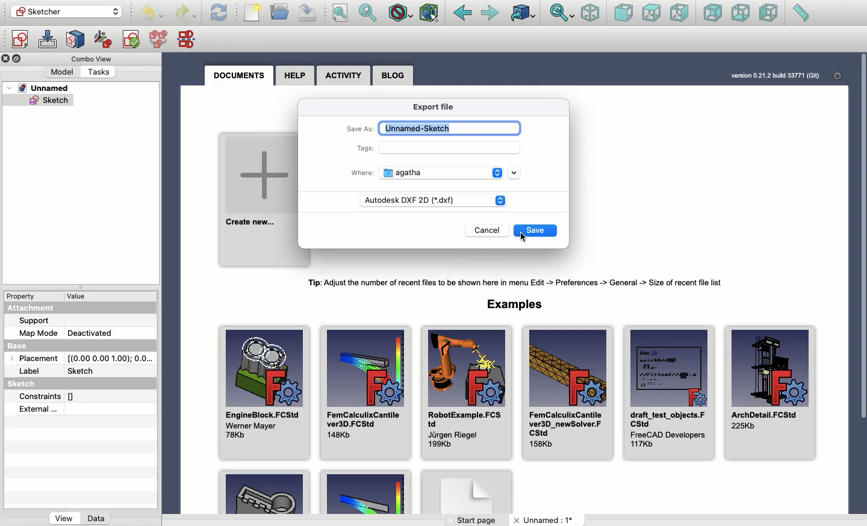 This screenshot has width=867, height=526. Describe the element at coordinates (37, 308) in the screenshot. I see `Attachment` at that location.